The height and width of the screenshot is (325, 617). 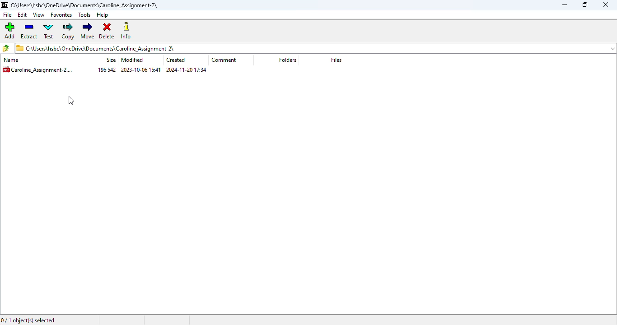 I want to click on Comment, so click(x=226, y=60).